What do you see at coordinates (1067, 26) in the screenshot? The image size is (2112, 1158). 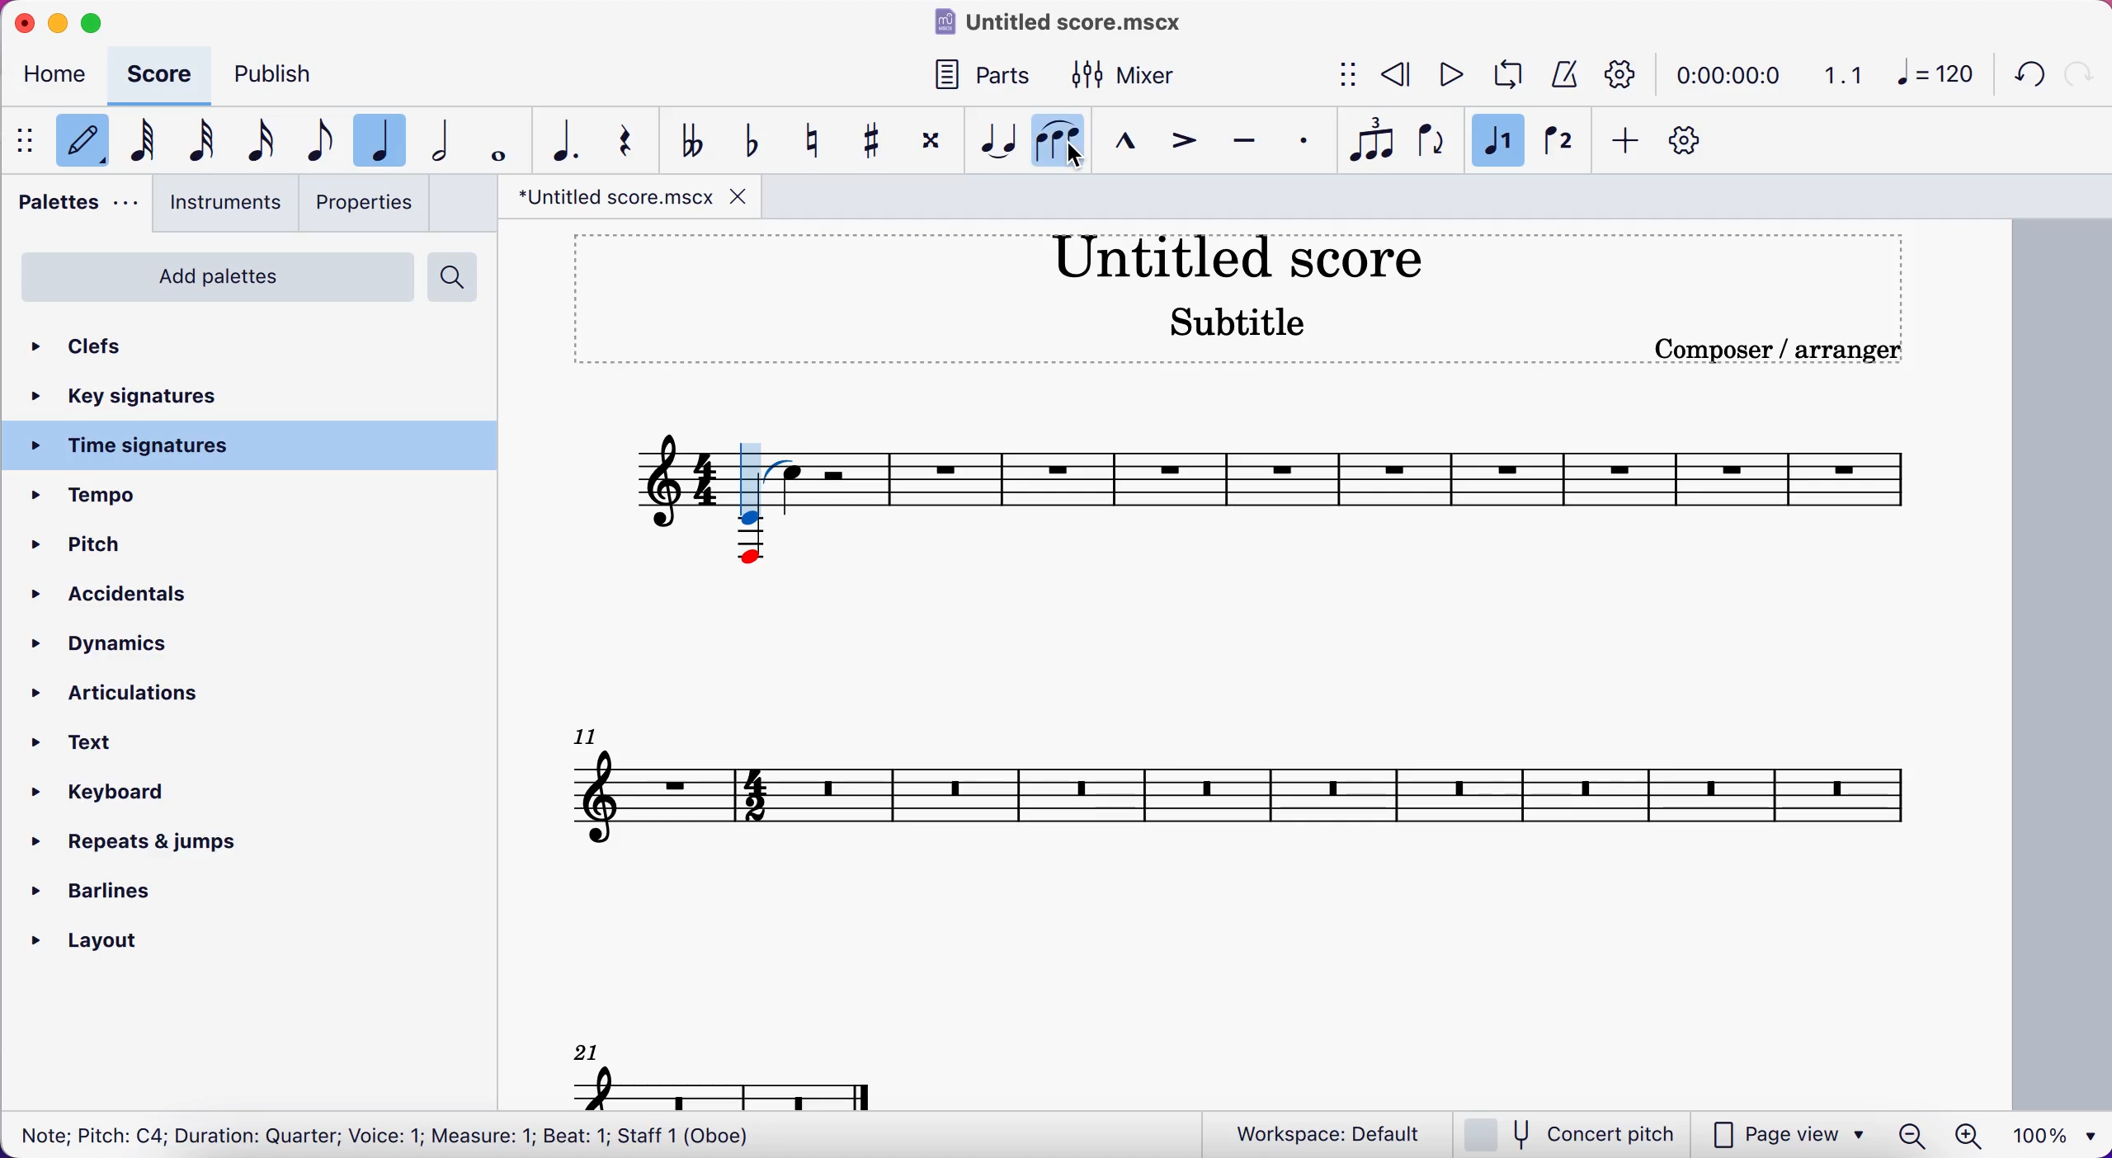 I see `untitled score.mscx` at bounding box center [1067, 26].